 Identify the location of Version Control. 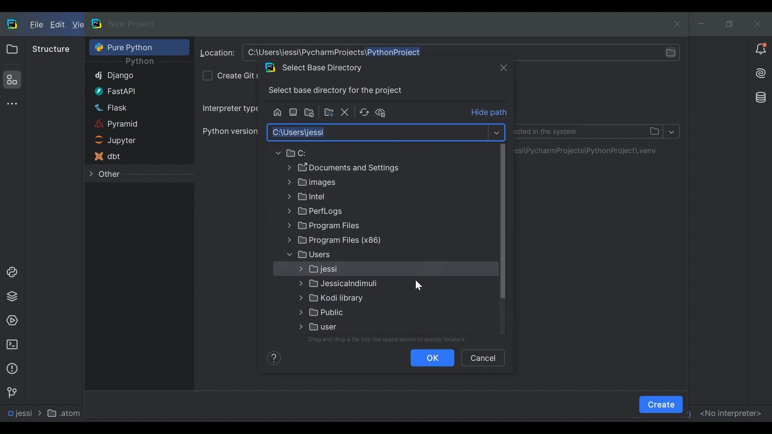
(11, 392).